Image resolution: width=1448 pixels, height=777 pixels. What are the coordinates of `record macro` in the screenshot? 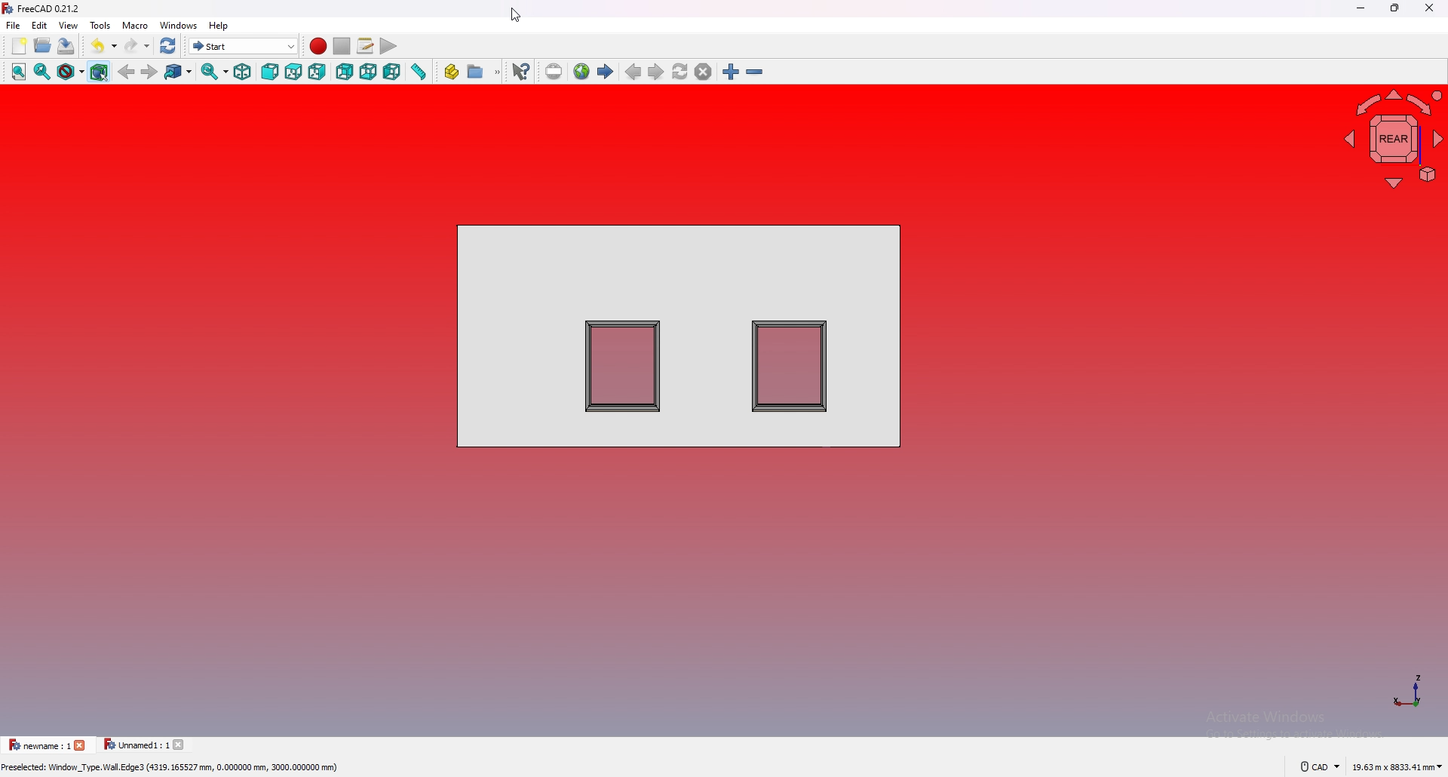 It's located at (318, 47).